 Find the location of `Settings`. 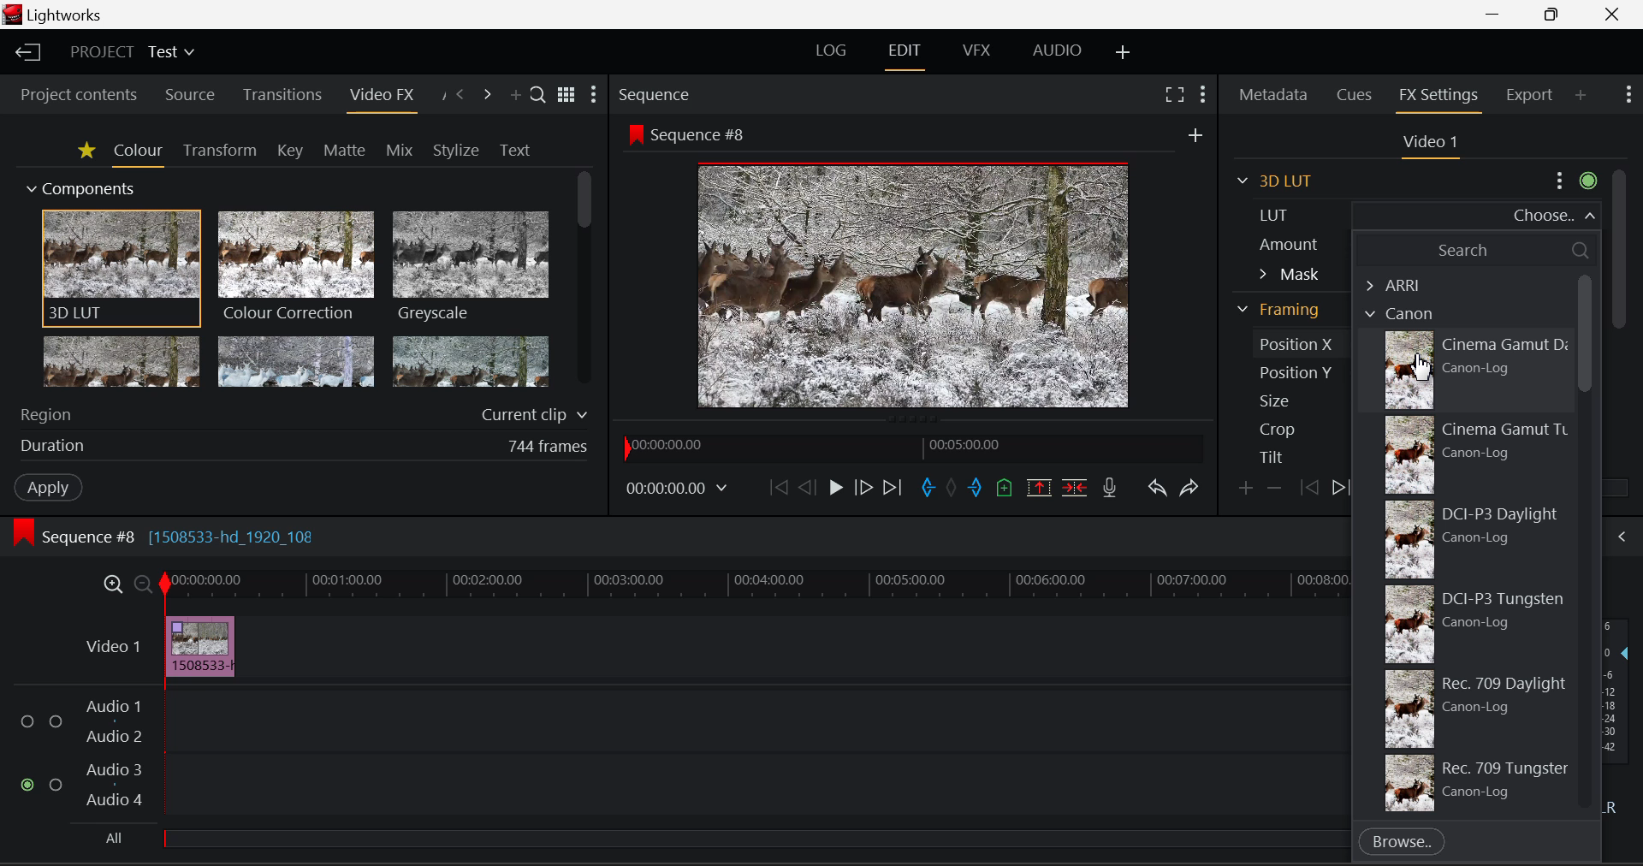

Settings is located at coordinates (1576, 180).